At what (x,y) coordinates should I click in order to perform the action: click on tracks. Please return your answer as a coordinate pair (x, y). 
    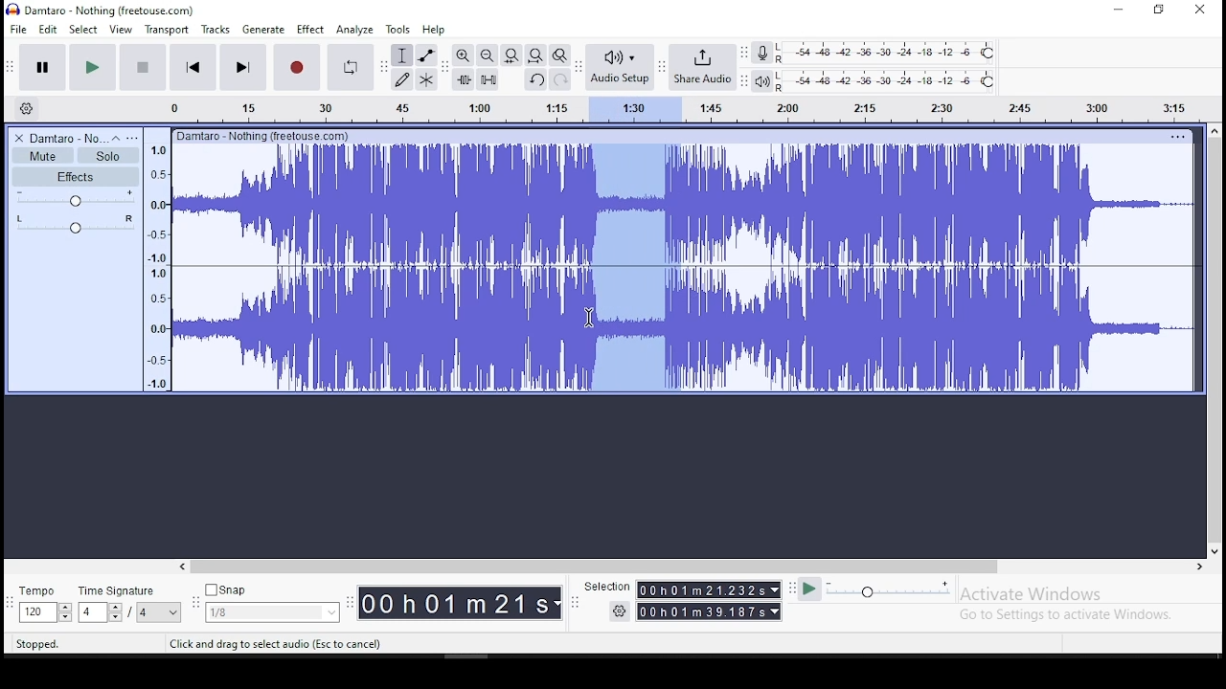
    Looking at the image, I should click on (217, 30).